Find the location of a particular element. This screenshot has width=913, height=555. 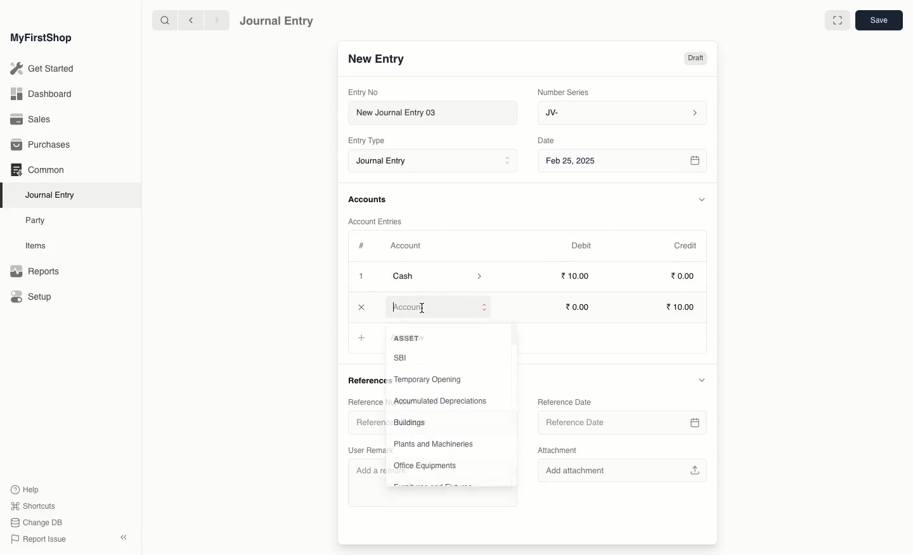

Collapse is located at coordinates (124, 537).